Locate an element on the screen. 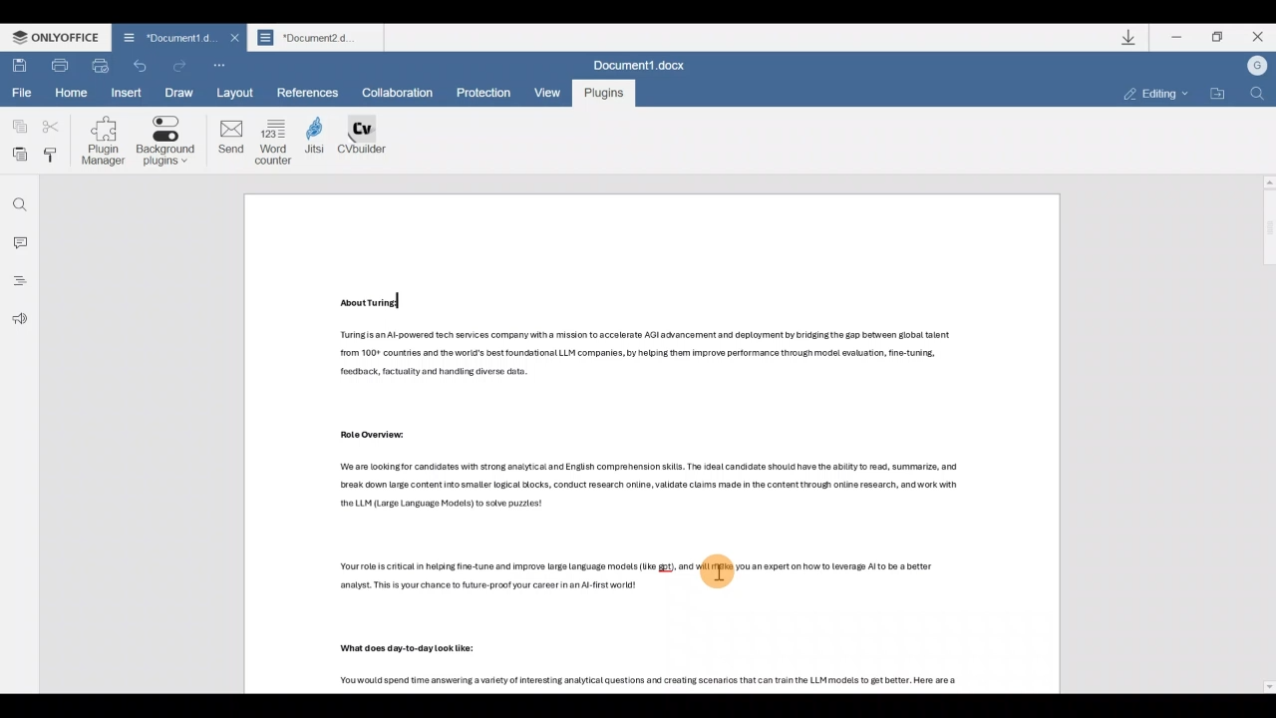  Headings is located at coordinates (18, 284).